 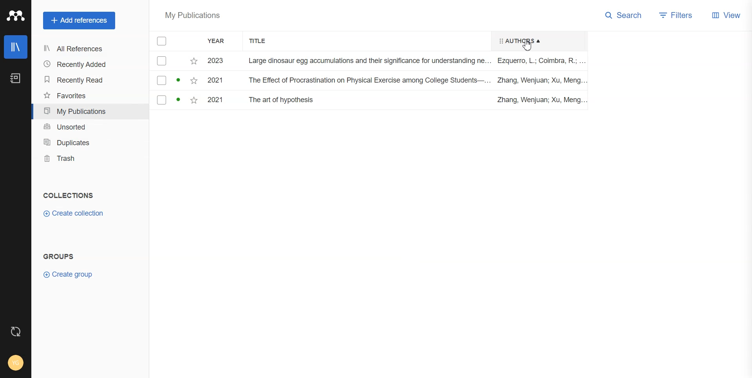 What do you see at coordinates (215, 61) in the screenshot?
I see `2023` at bounding box center [215, 61].